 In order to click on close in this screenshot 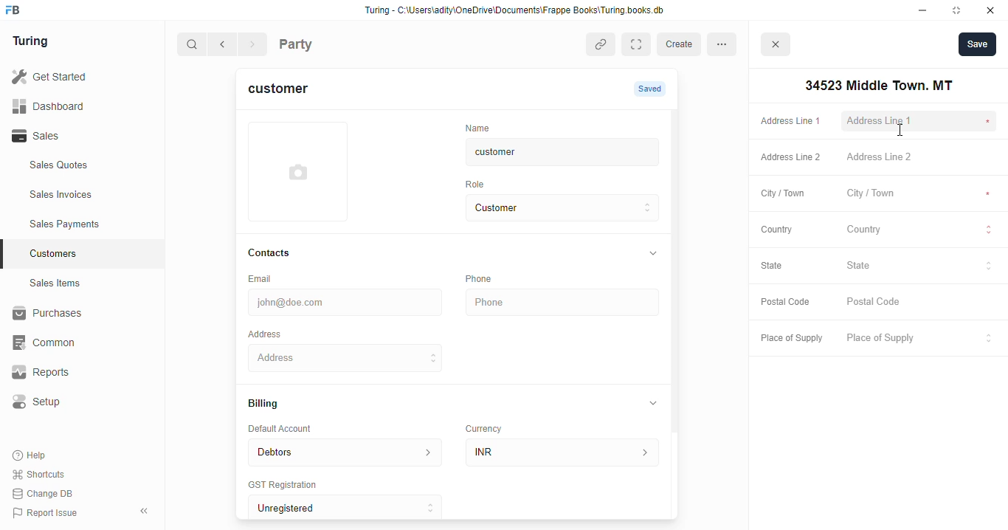, I will do `click(993, 10)`.